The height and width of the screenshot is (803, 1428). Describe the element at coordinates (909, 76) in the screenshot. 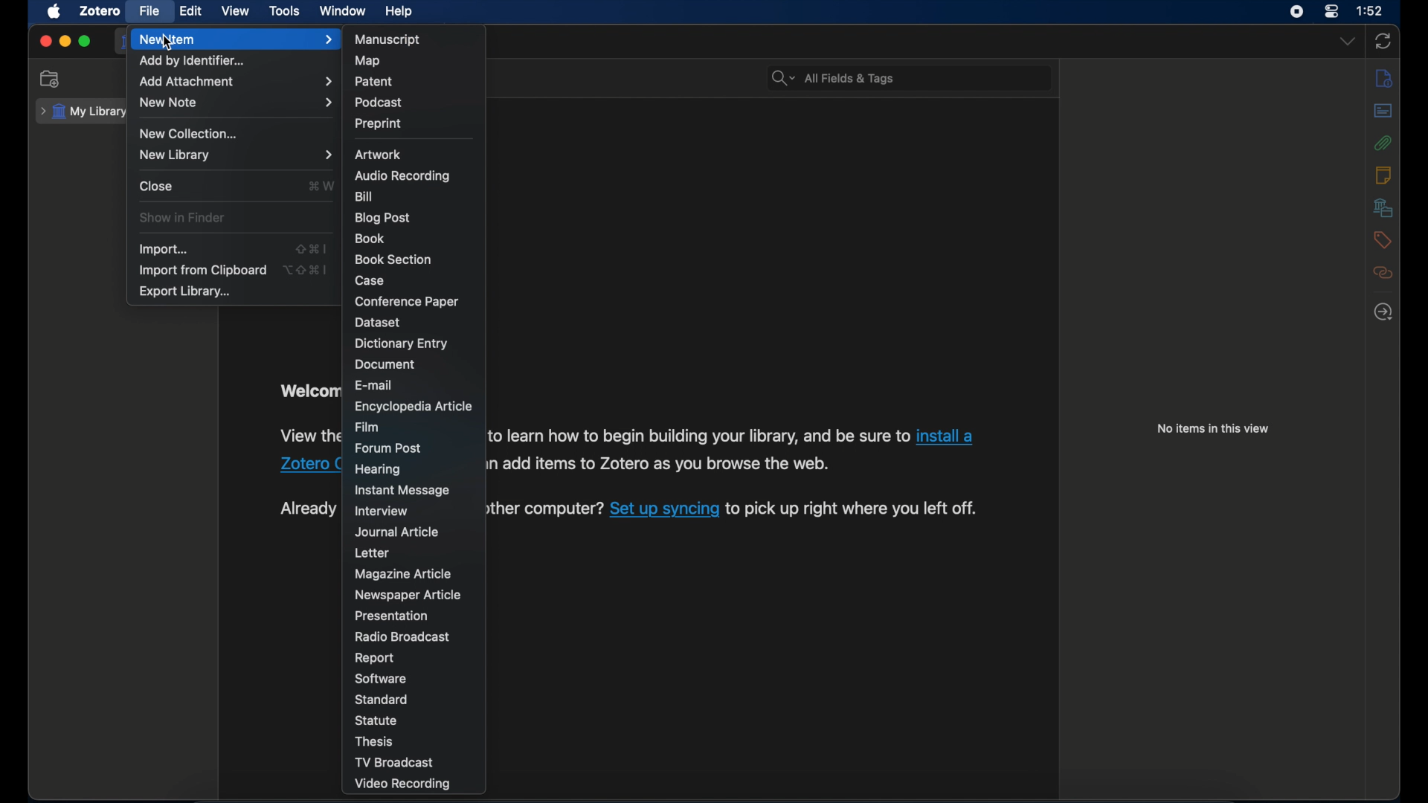

I see `All Fields & Tags` at that location.